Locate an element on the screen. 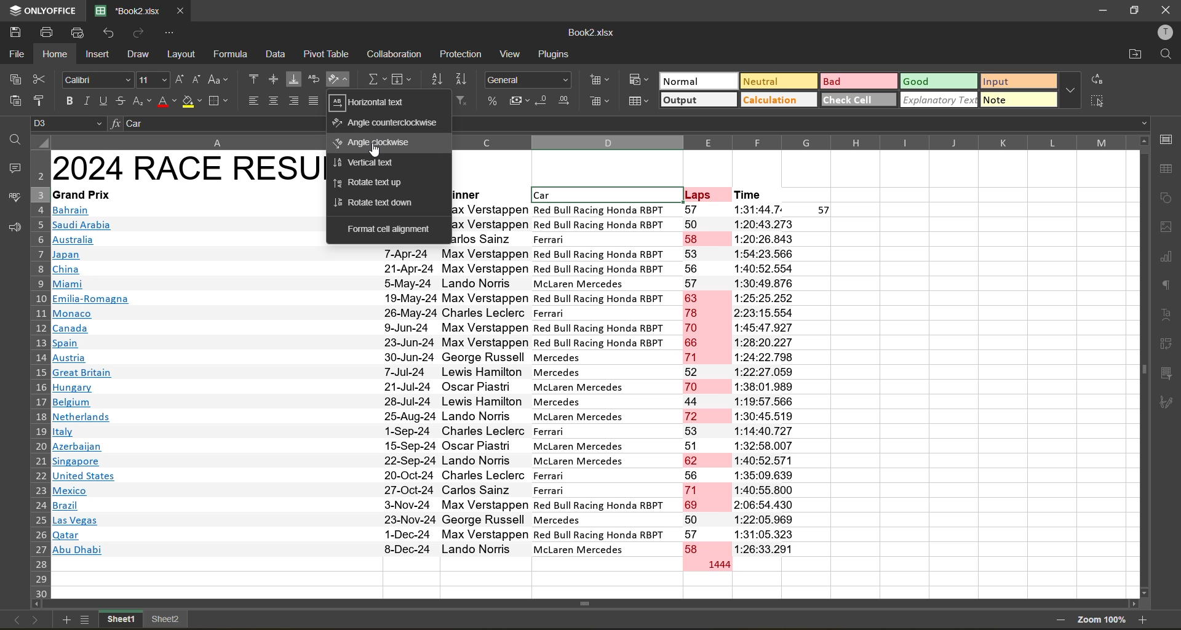 This screenshot has width=1181, height=630. horizontal text is located at coordinates (373, 102).